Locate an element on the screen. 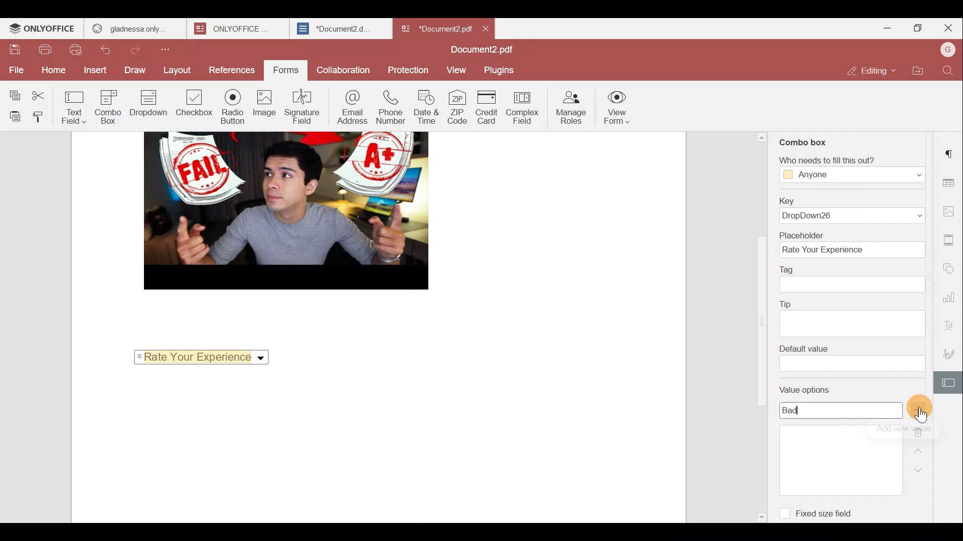 The image size is (963, 541). Manage roles is located at coordinates (572, 107).